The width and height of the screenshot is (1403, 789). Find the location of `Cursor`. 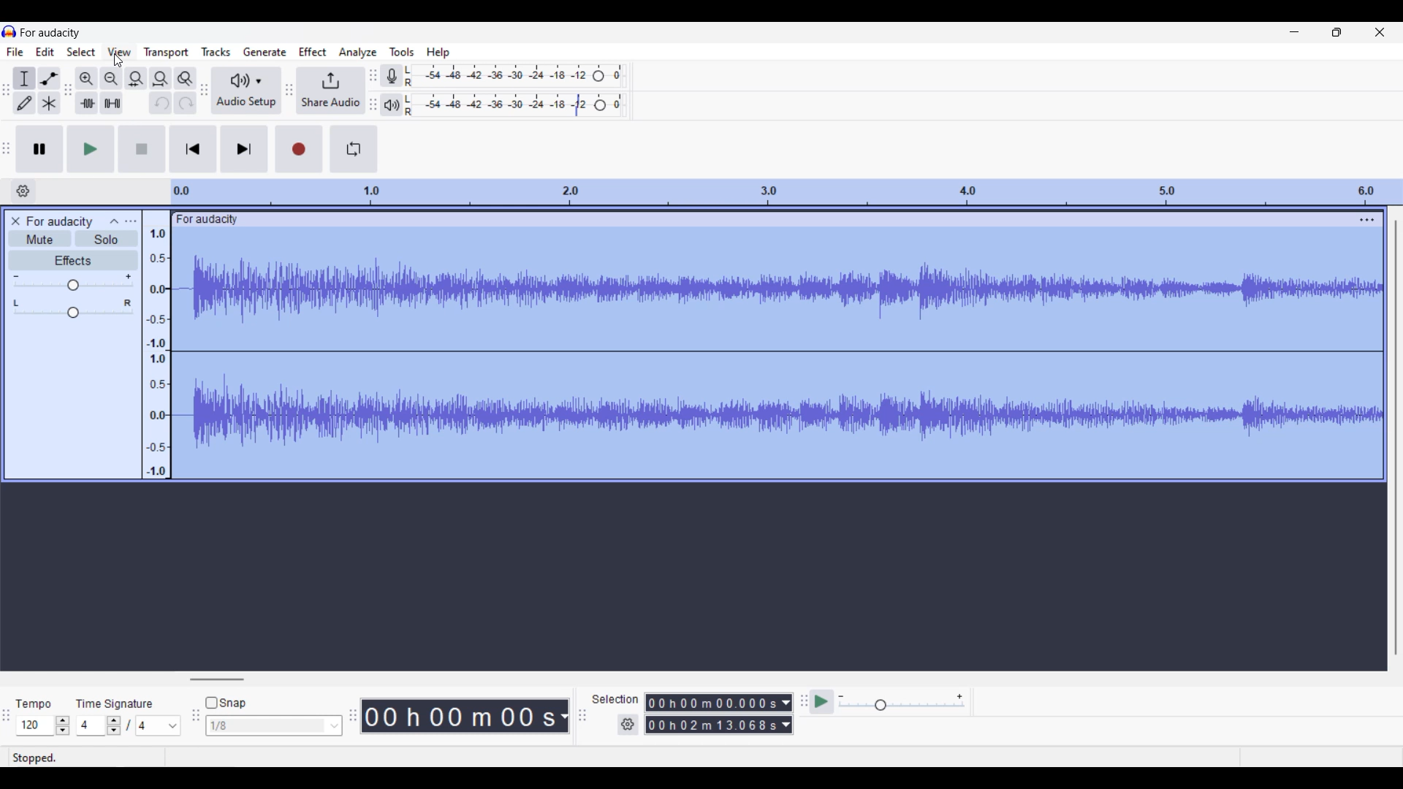

Cursor is located at coordinates (118, 61).